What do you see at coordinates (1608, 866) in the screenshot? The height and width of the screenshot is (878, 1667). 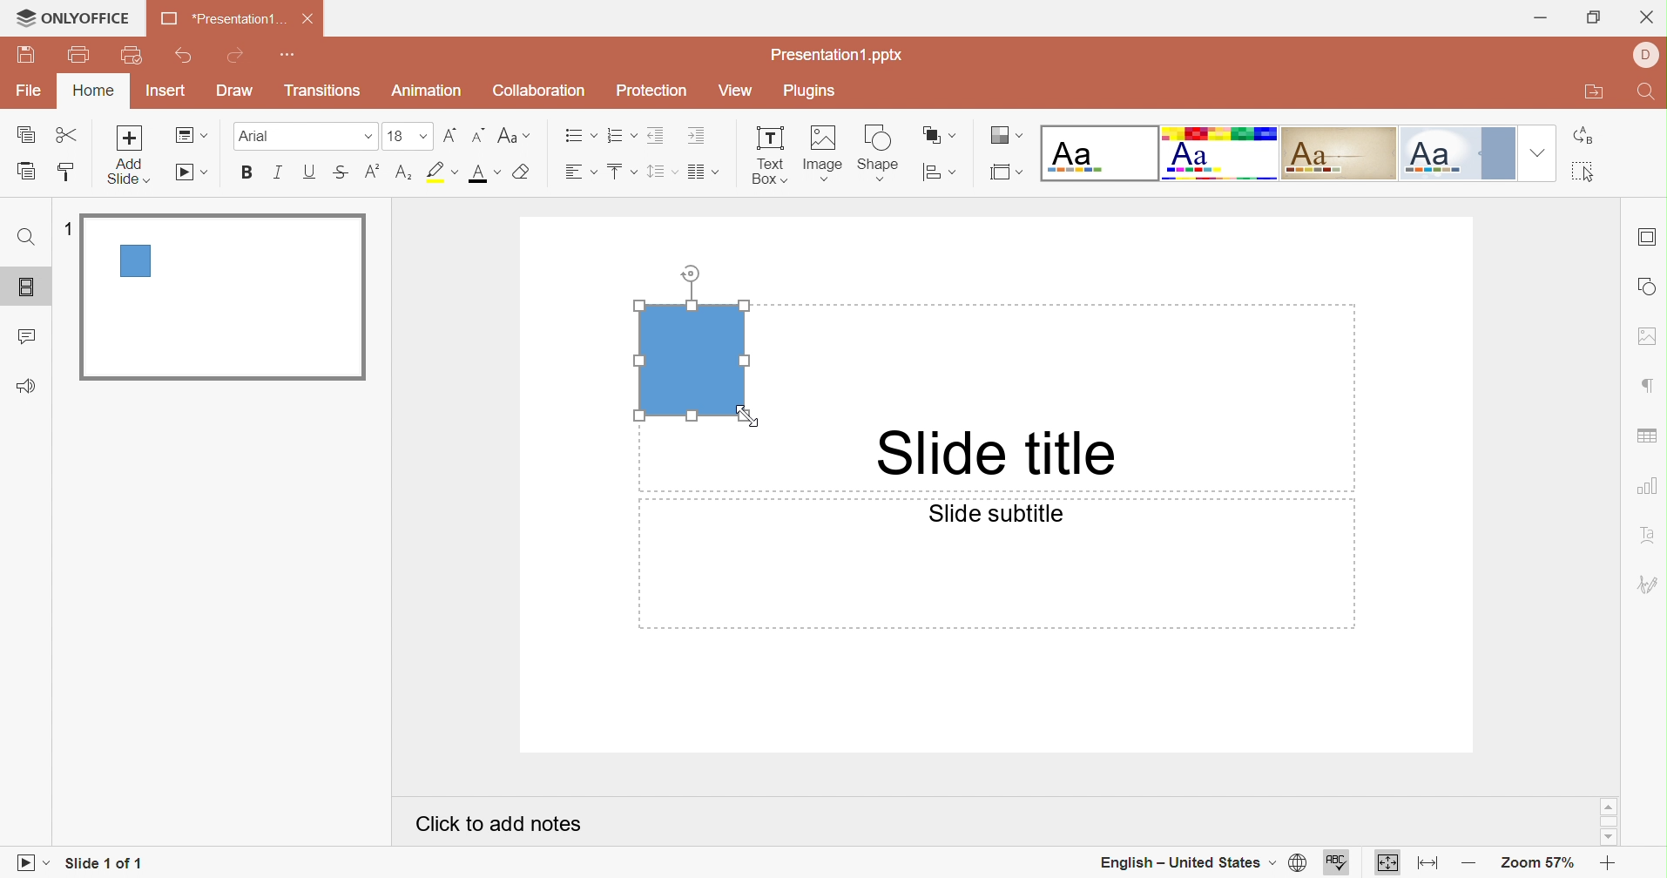 I see `Zoom in` at bounding box center [1608, 866].